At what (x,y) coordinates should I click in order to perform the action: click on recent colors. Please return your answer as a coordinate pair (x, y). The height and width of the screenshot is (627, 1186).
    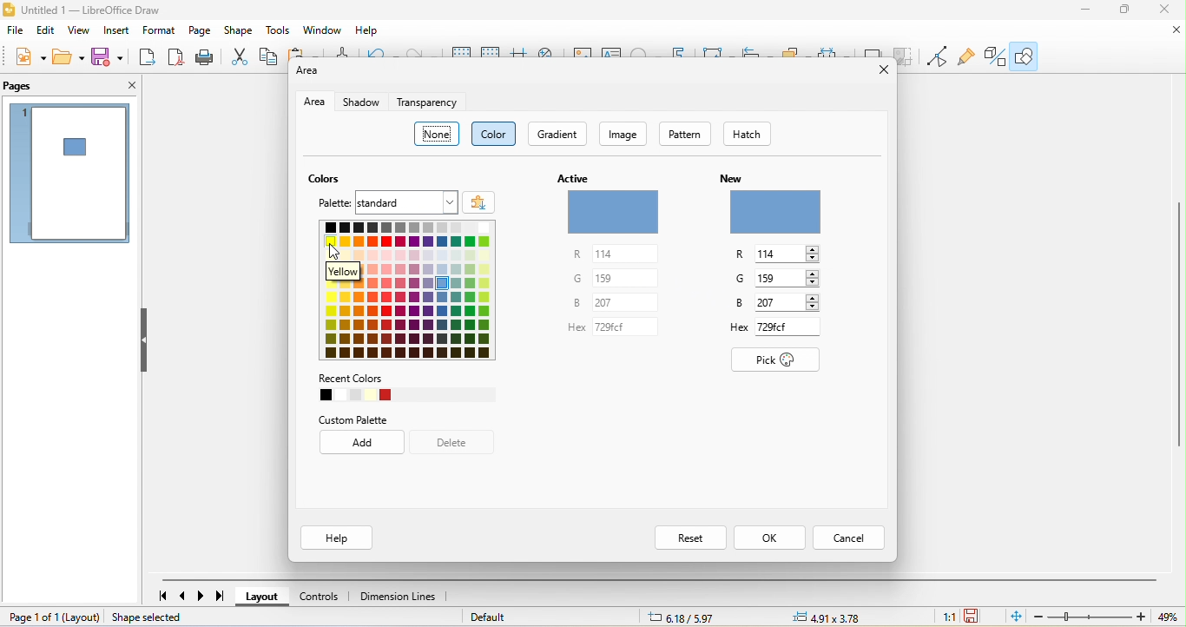
    Looking at the image, I should click on (405, 388).